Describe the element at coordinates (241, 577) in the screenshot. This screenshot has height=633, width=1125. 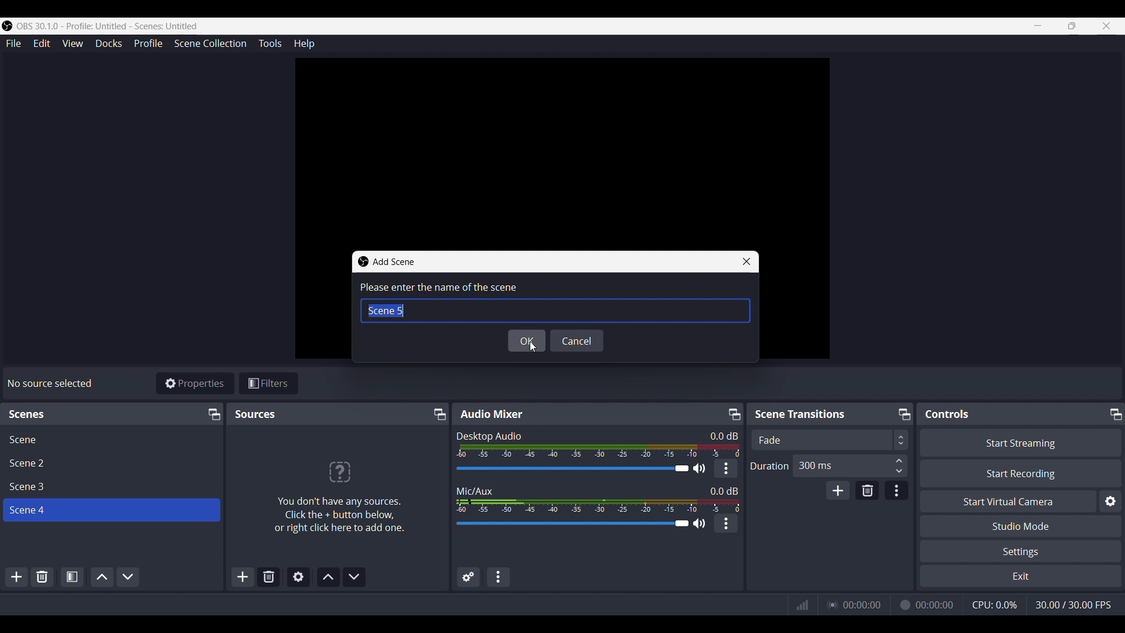
I see `Add Sources` at that location.